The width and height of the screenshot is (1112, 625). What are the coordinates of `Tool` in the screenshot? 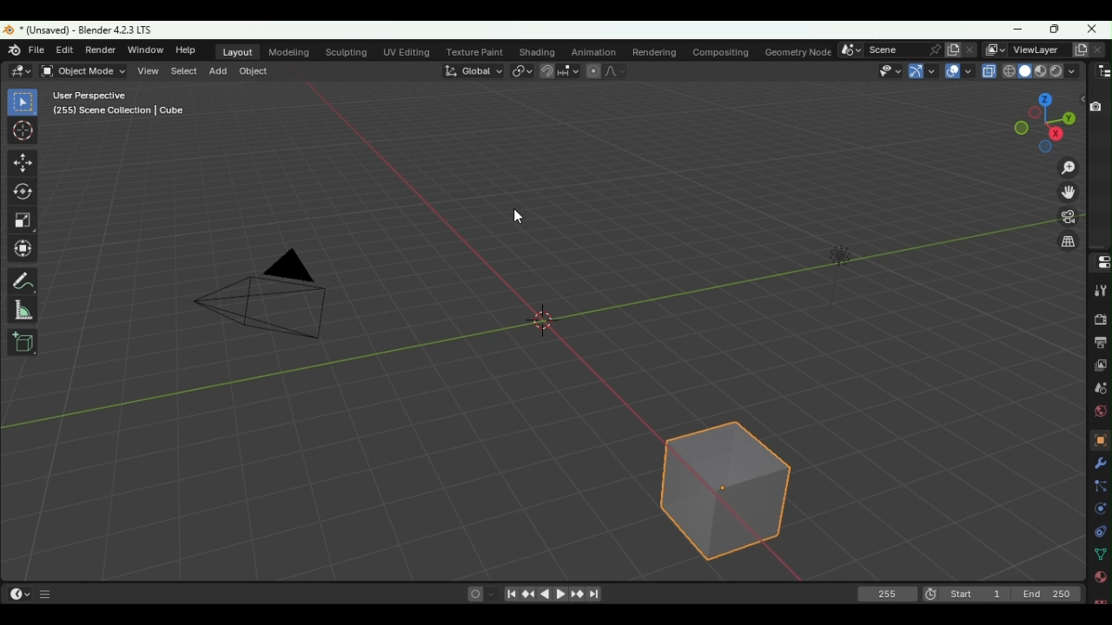 It's located at (1096, 291).